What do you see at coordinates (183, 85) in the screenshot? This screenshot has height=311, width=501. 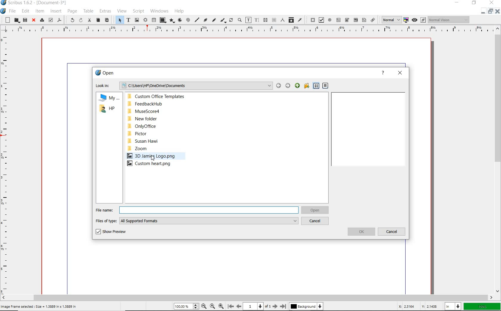 I see `LOOK IN` at bounding box center [183, 85].